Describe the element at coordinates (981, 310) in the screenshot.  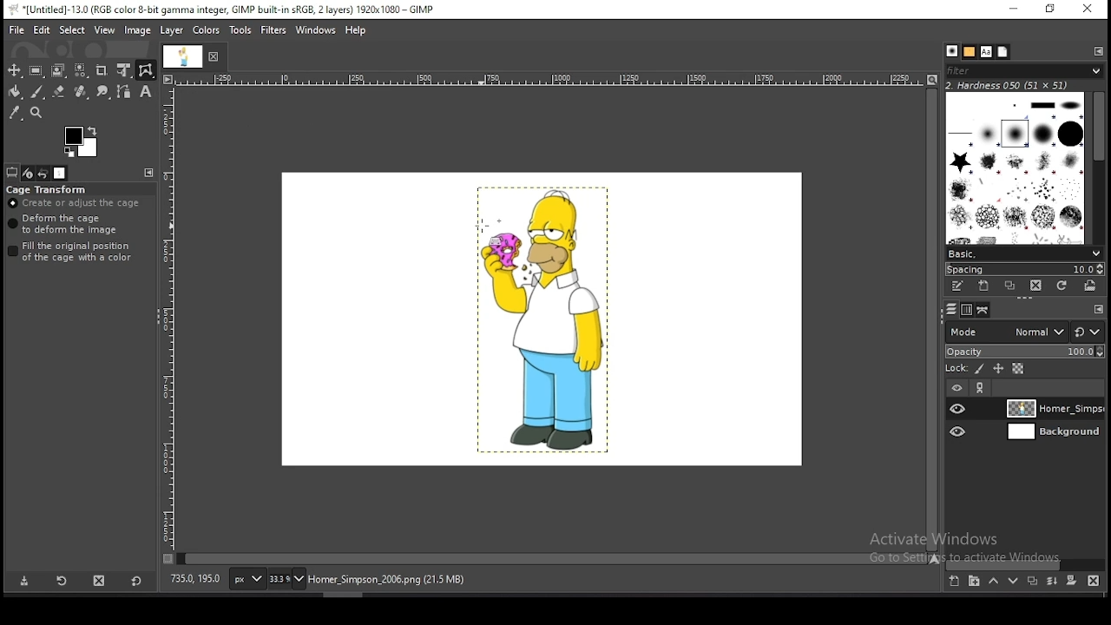
I see `paths` at that location.